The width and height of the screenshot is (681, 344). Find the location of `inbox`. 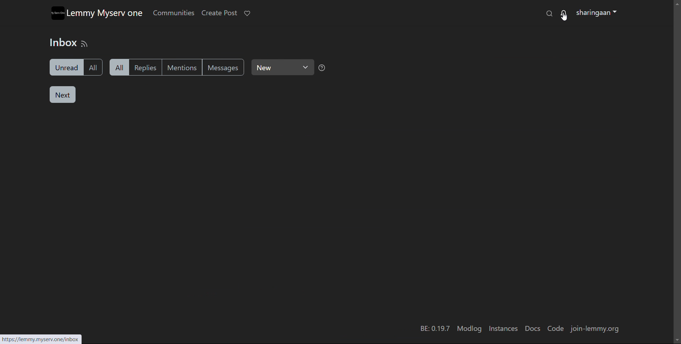

inbox is located at coordinates (61, 43).